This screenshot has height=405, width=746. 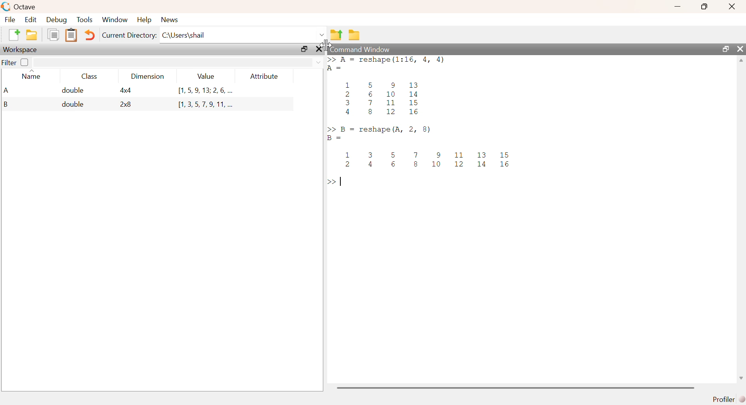 What do you see at coordinates (13, 34) in the screenshot?
I see `new script` at bounding box center [13, 34].